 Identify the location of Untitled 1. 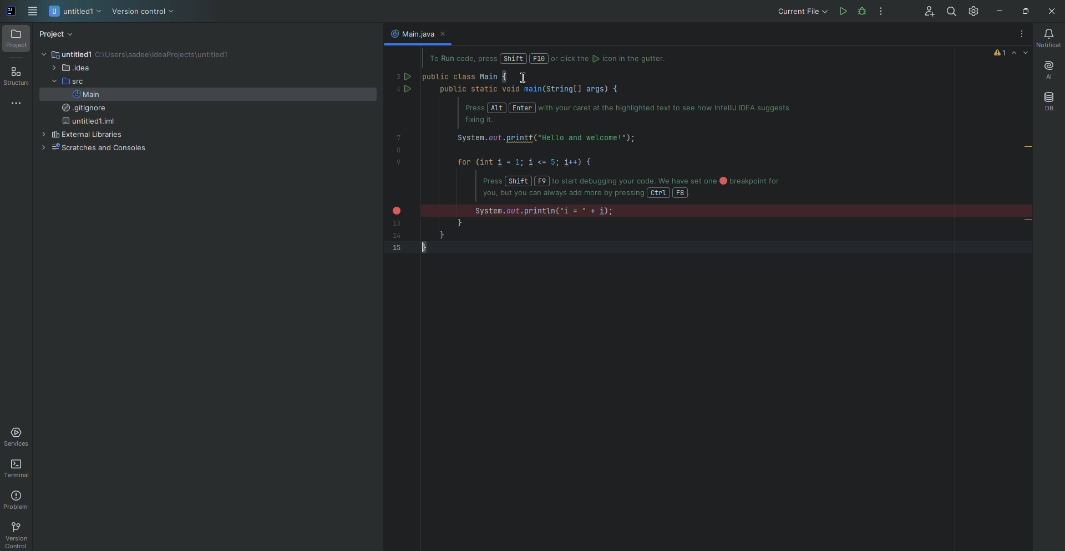
(76, 12).